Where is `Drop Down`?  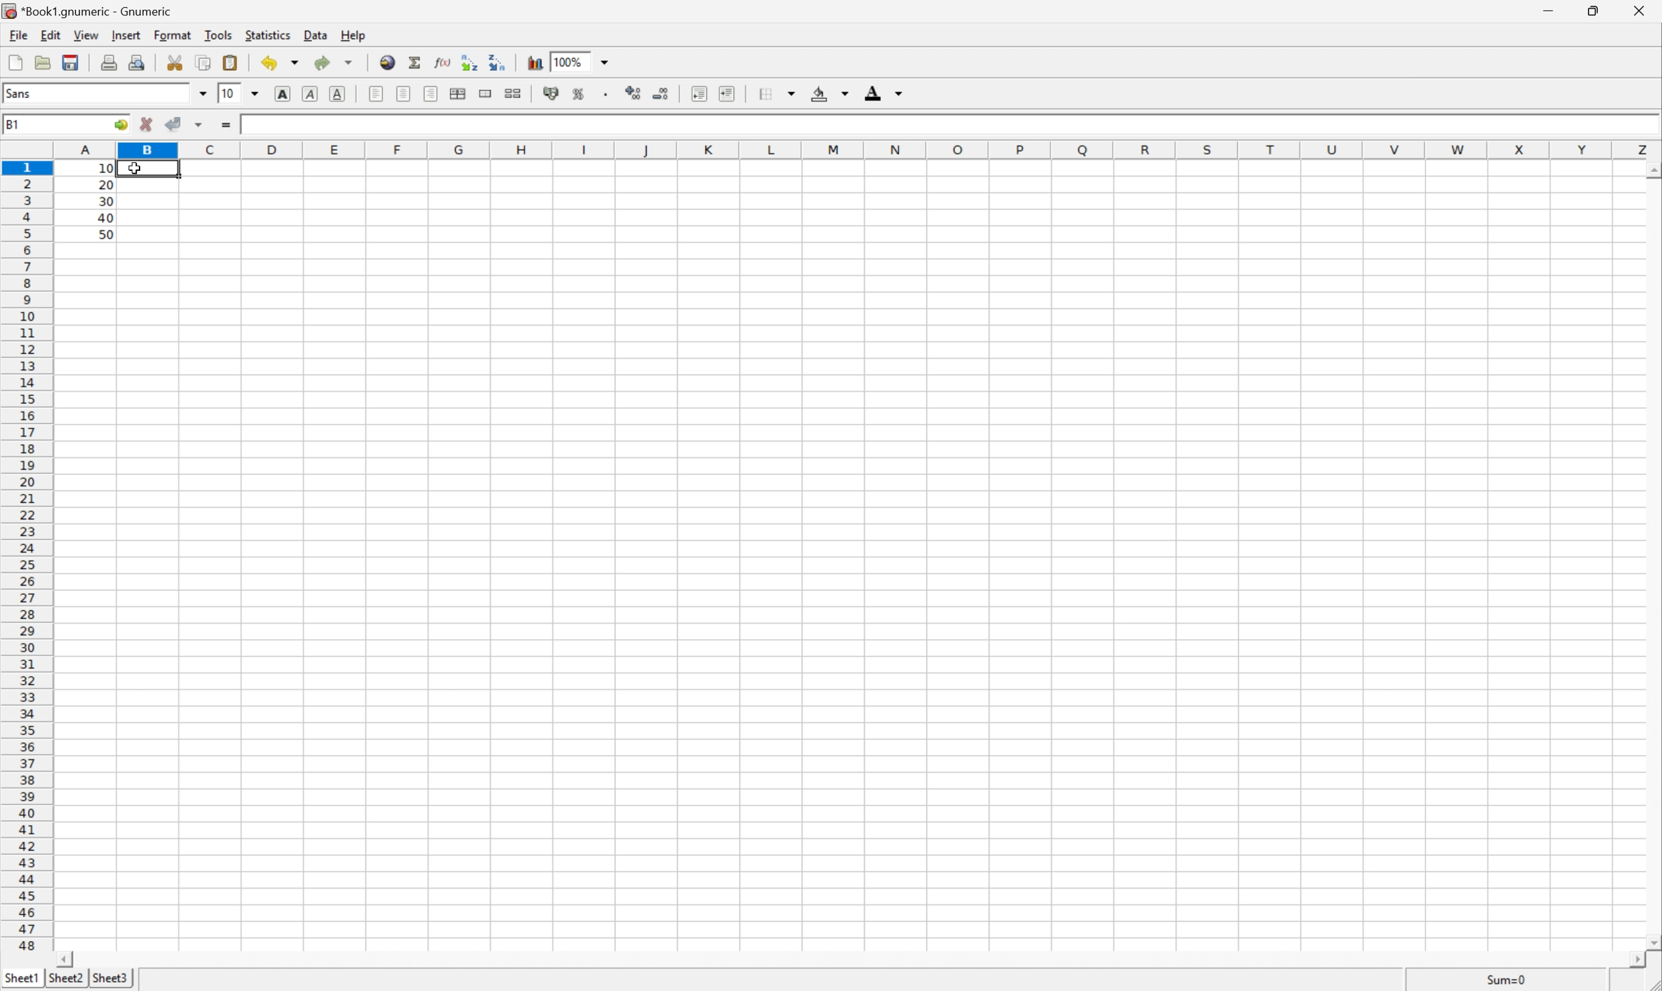
Drop Down is located at coordinates (202, 93).